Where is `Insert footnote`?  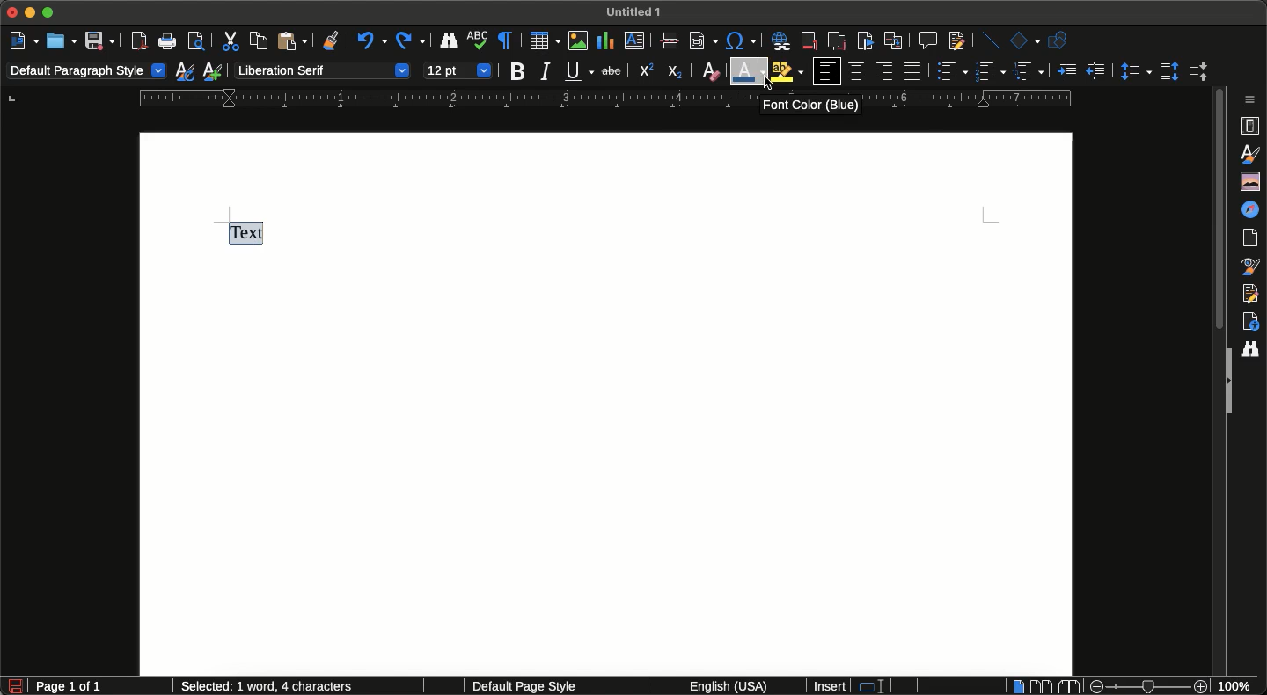 Insert footnote is located at coordinates (809, 42).